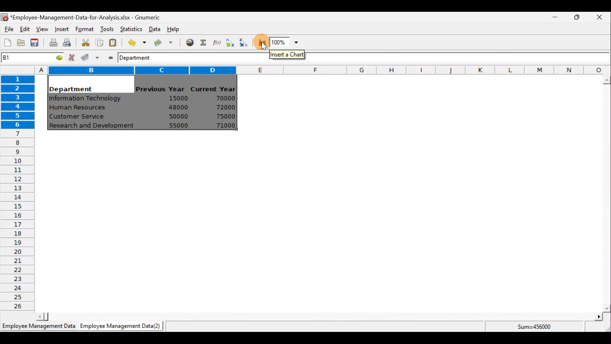 This screenshot has width=611, height=344. Describe the element at coordinates (87, 17) in the screenshot. I see `‘Employee-Management-Data-for-Analysis.xlsx - Gnumeric` at that location.